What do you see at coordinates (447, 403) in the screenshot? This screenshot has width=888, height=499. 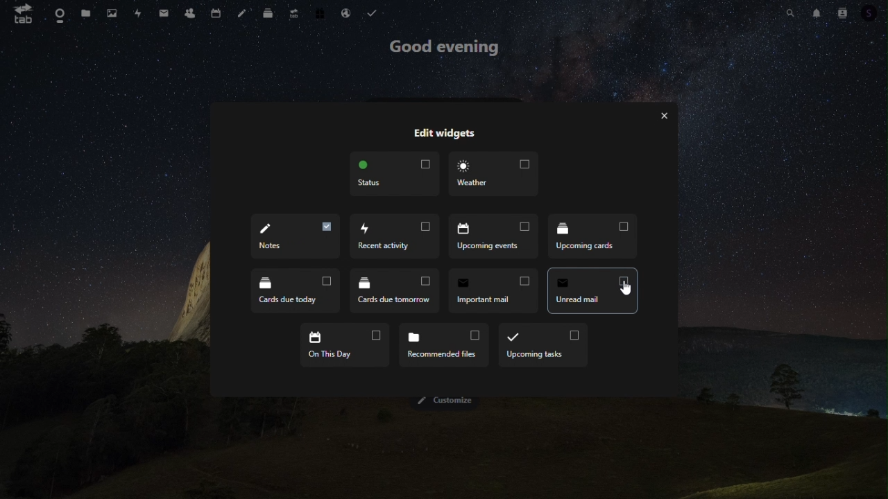 I see `Customize` at bounding box center [447, 403].